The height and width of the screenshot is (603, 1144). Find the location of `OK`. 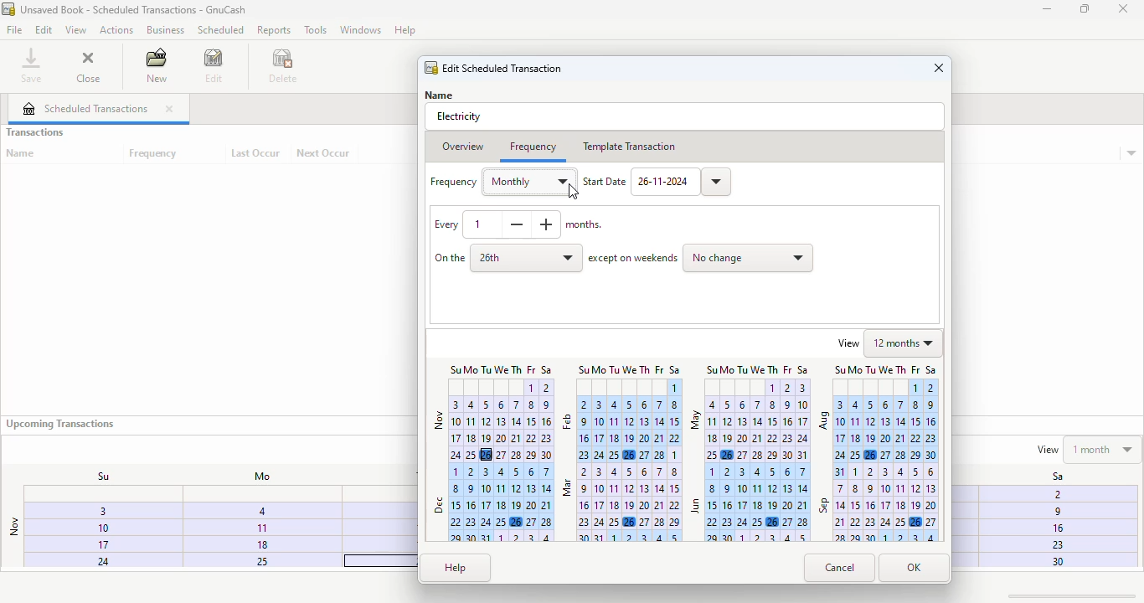

OK is located at coordinates (915, 569).